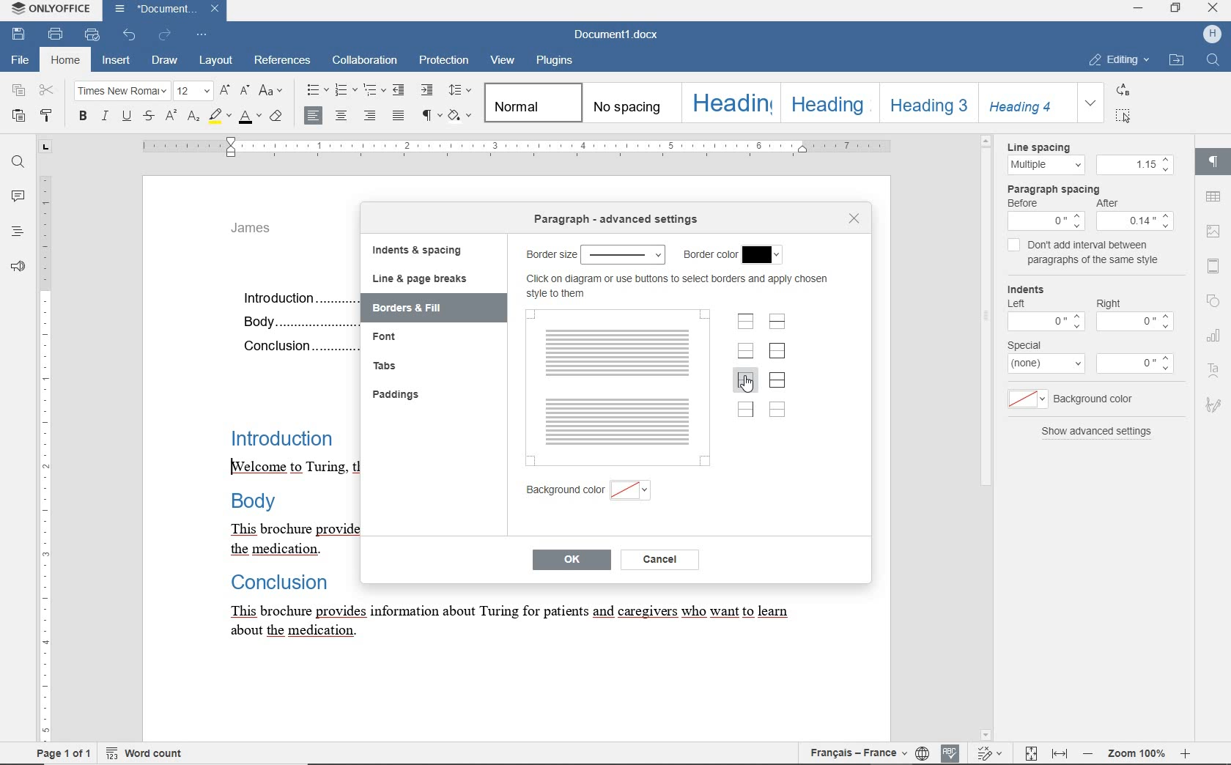 The image size is (1231, 765). I want to click on increment font size, so click(225, 91).